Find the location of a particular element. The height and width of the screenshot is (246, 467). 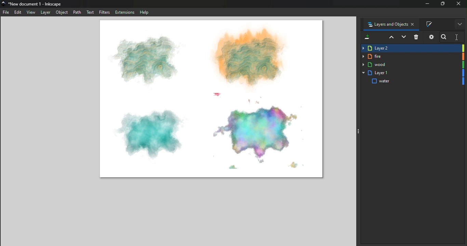

File is located at coordinates (6, 12).